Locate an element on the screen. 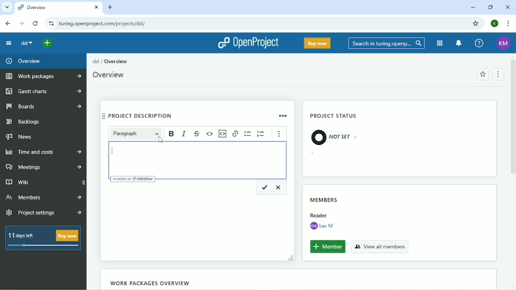 The height and width of the screenshot is (290, 516). Collapse project menu is located at coordinates (9, 43).